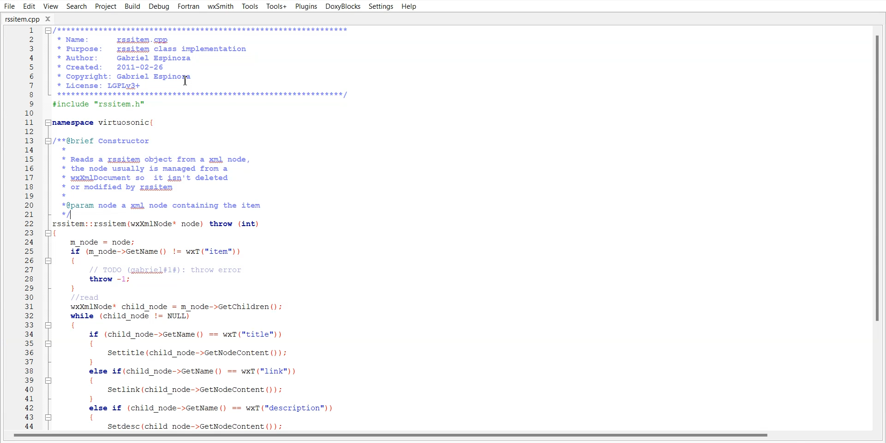 This screenshot has height=443, width=886. Describe the element at coordinates (408, 6) in the screenshot. I see `Help` at that location.